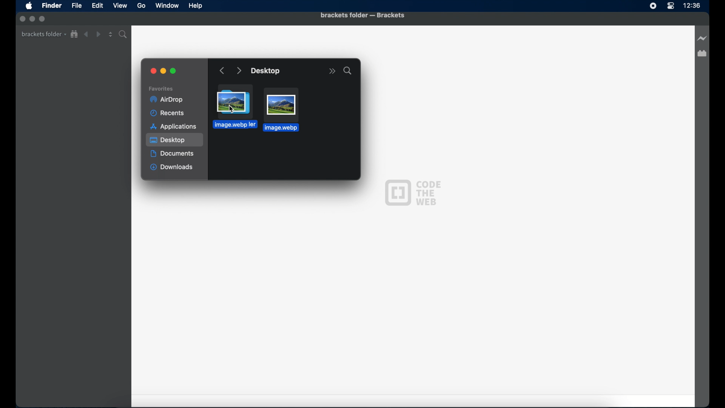 This screenshot has width=725, height=408. What do you see at coordinates (111, 34) in the screenshot?
I see `split editor vertical or horizontal` at bounding box center [111, 34].